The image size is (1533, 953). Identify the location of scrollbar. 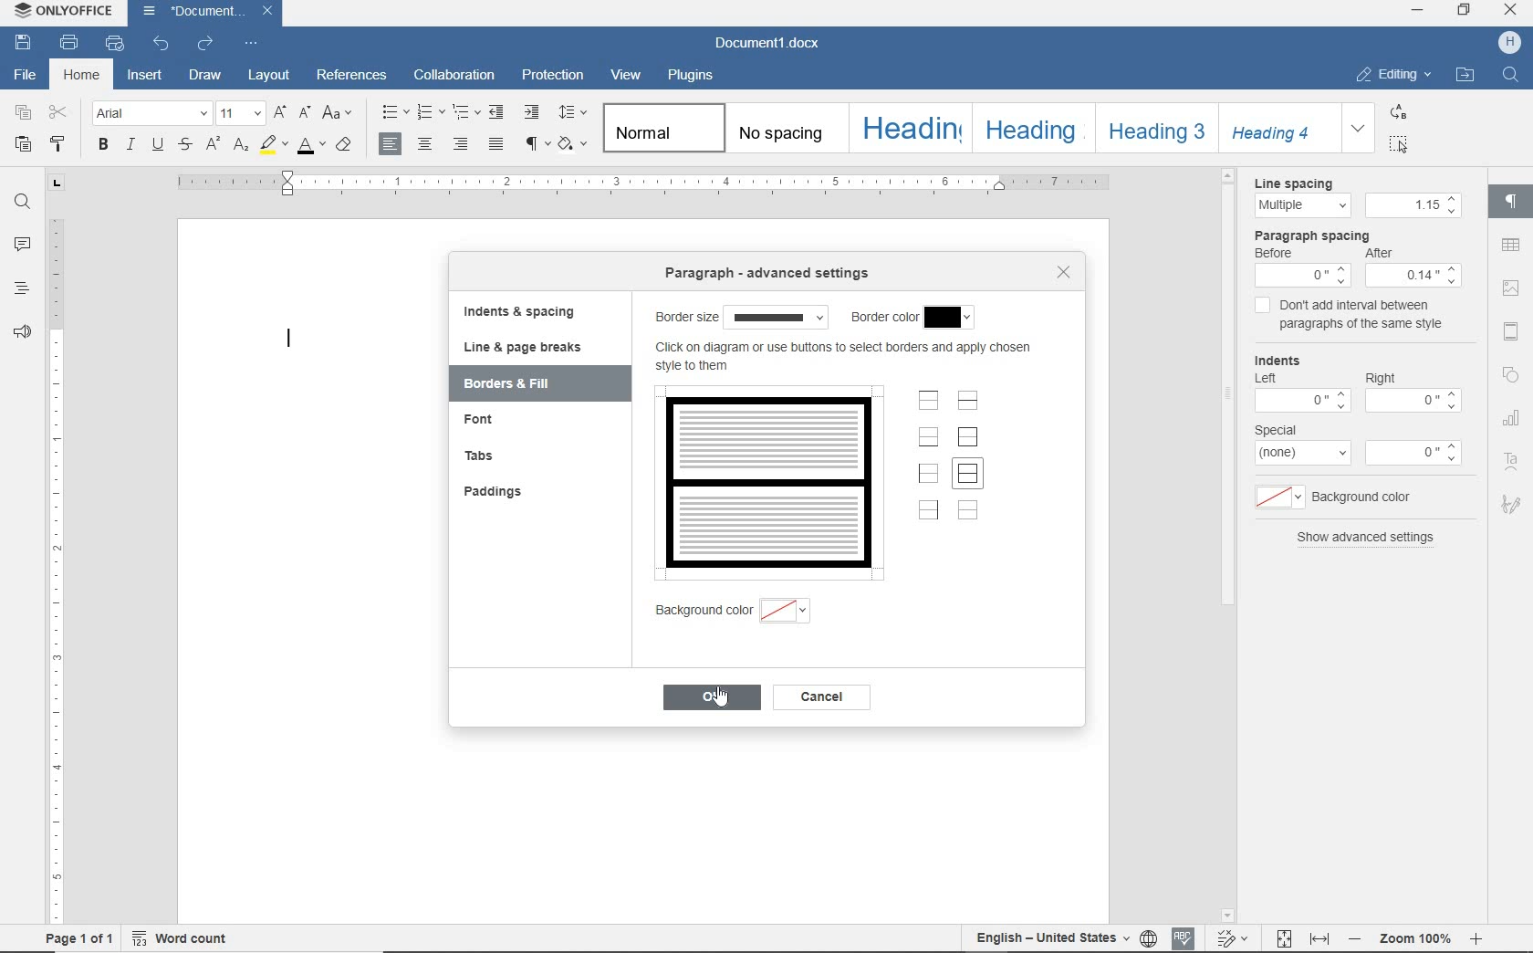
(1223, 389).